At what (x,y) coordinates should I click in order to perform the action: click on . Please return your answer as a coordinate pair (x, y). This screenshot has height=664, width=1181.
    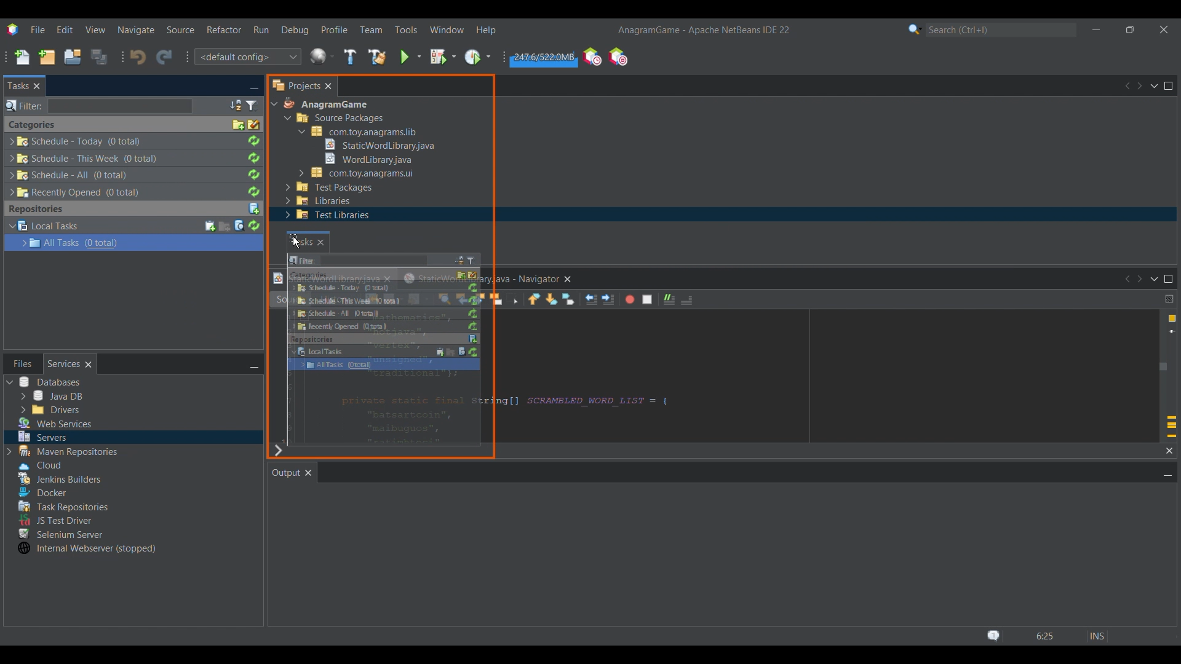
    Looking at the image, I should click on (73, 175).